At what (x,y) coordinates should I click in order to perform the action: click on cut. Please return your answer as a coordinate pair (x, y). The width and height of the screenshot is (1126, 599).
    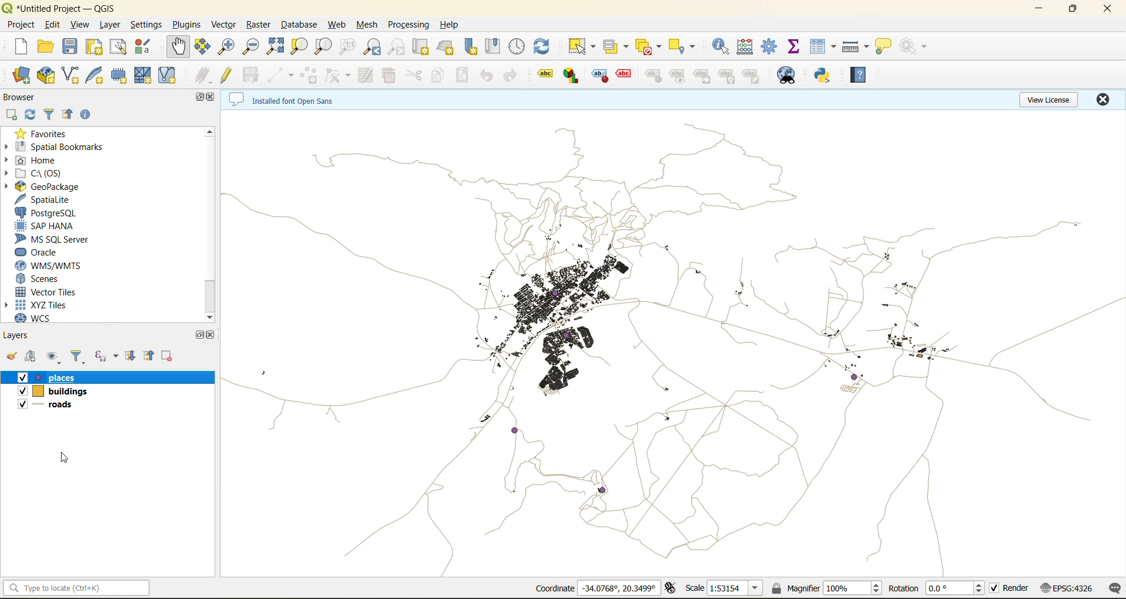
    Looking at the image, I should click on (413, 77).